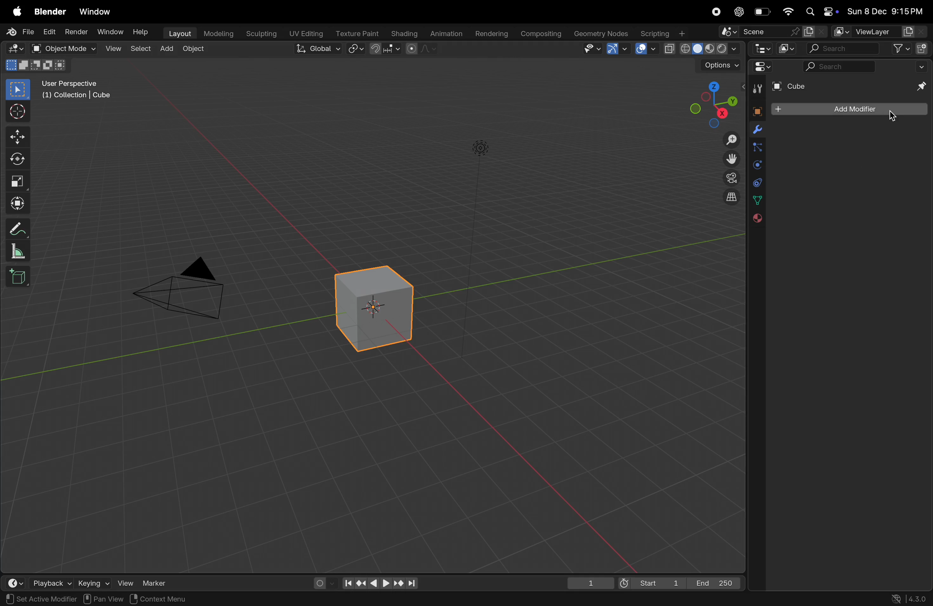 The image size is (933, 606). I want to click on animations, so click(445, 34).